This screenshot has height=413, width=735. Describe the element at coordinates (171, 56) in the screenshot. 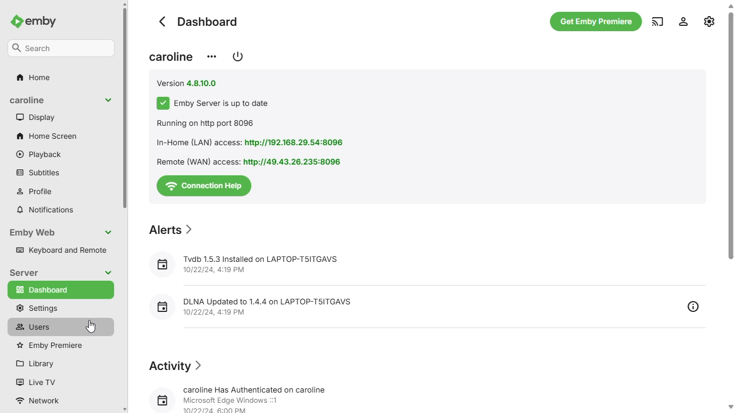

I see `display name` at that location.